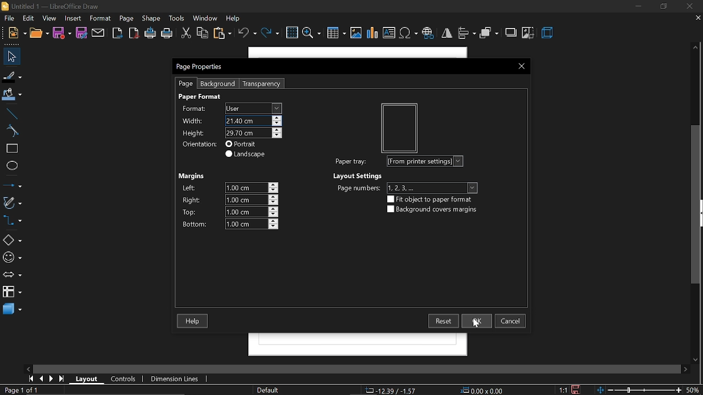 The image size is (703, 395). Describe the element at coordinates (176, 18) in the screenshot. I see `tools` at that location.